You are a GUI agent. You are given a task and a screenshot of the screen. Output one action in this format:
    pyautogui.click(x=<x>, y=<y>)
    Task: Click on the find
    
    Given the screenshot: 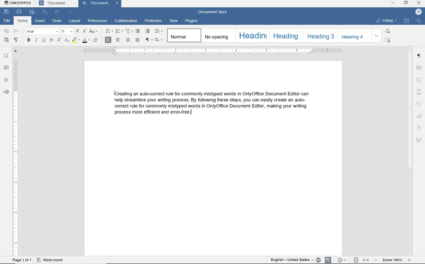 What is the action you would take?
    pyautogui.click(x=6, y=56)
    